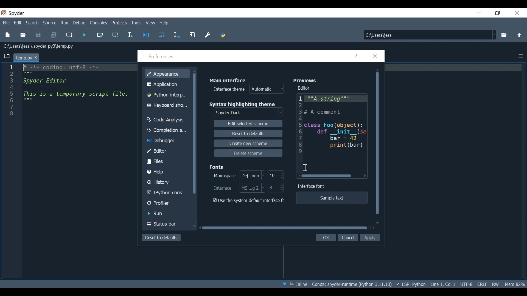 The image size is (527, 296). I want to click on View, so click(151, 23).